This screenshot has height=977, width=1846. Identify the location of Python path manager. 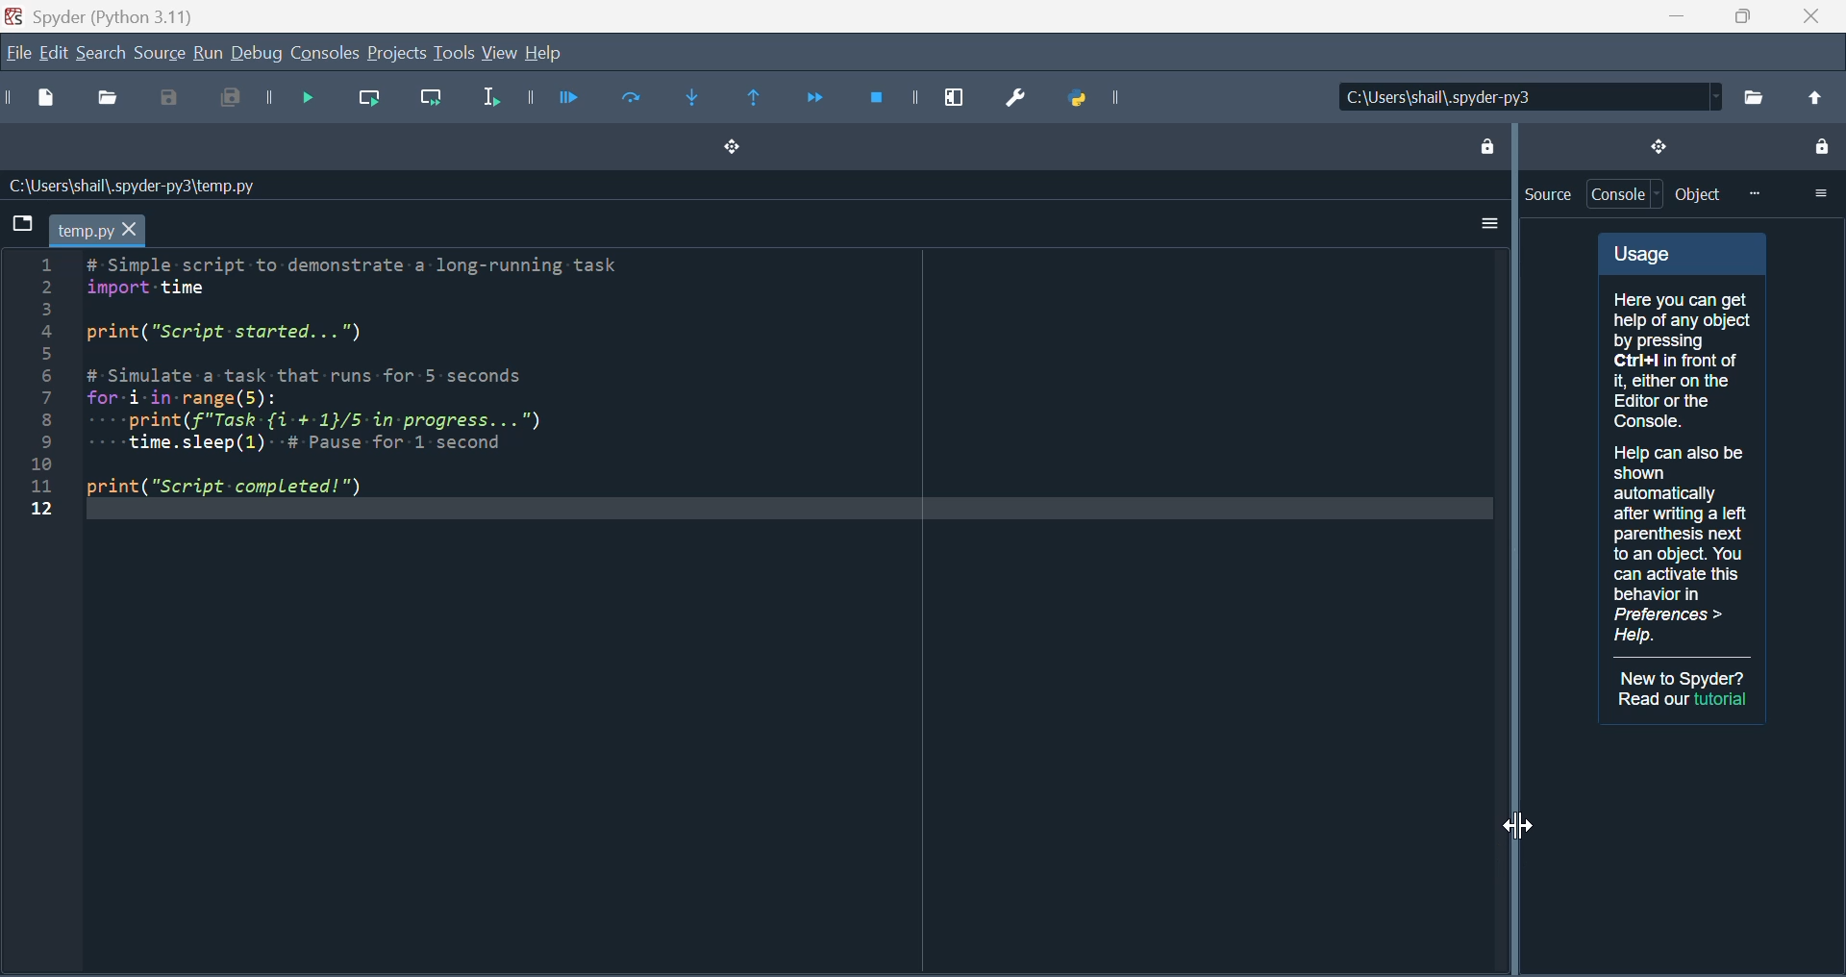
(1107, 98).